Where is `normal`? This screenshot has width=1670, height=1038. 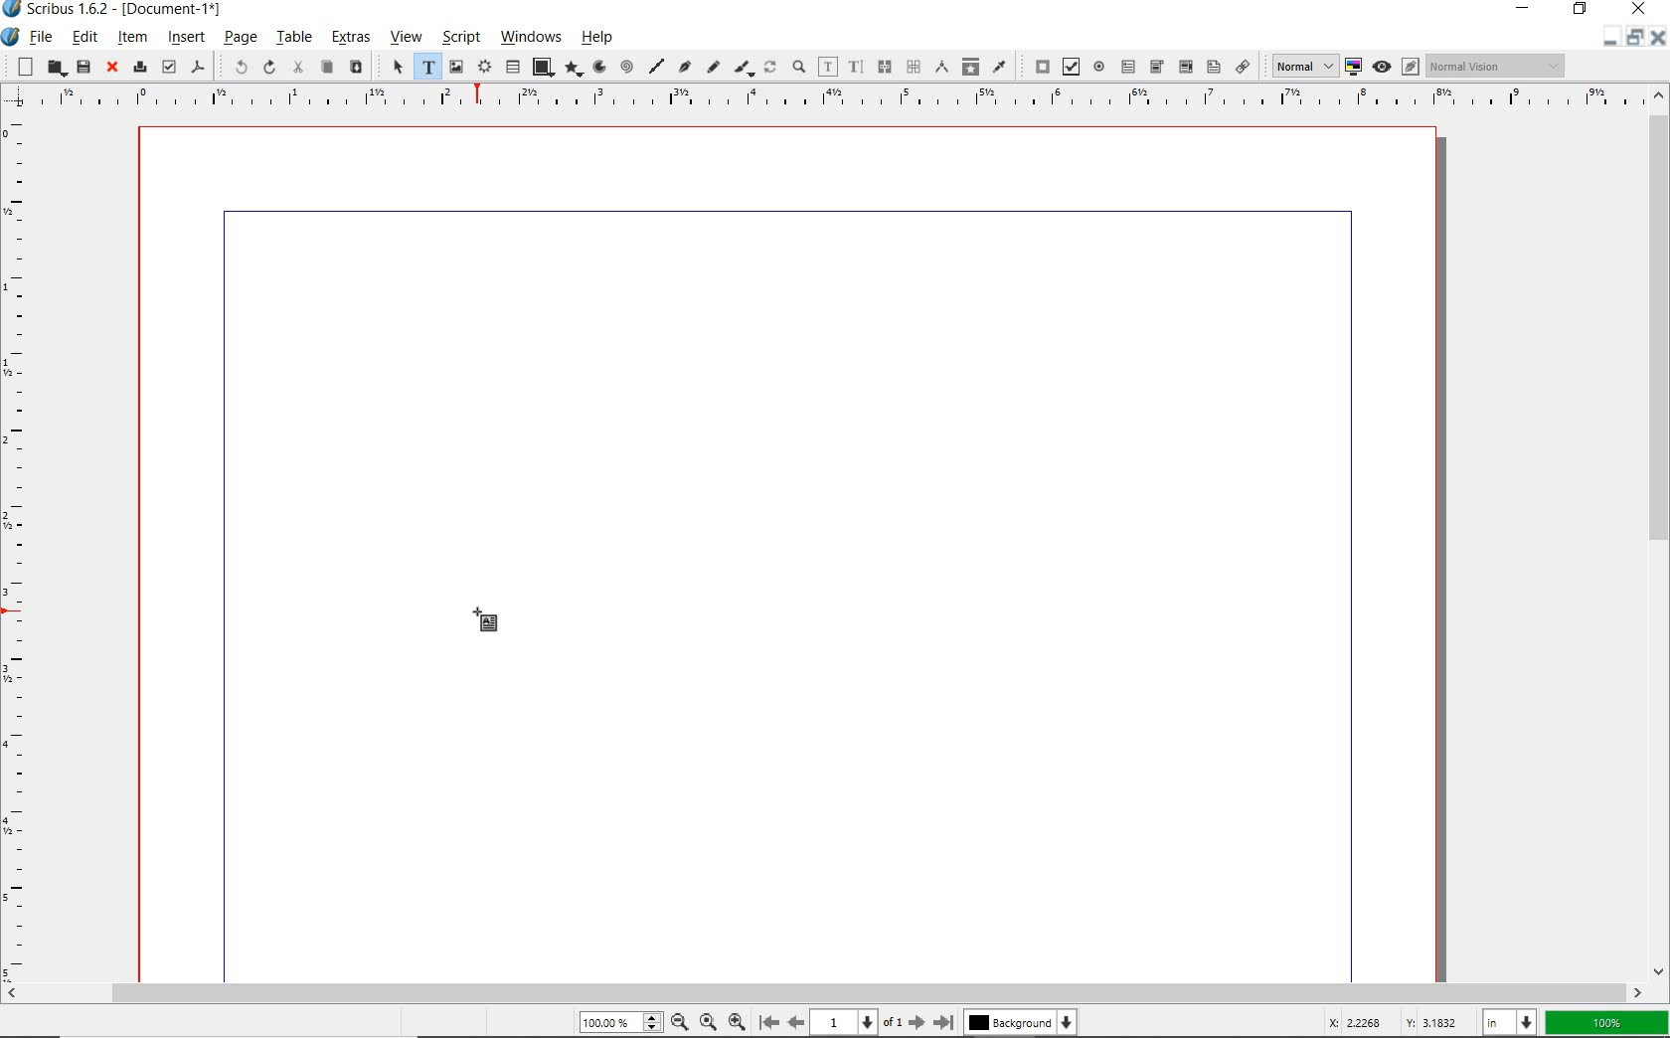 normal is located at coordinates (1301, 66).